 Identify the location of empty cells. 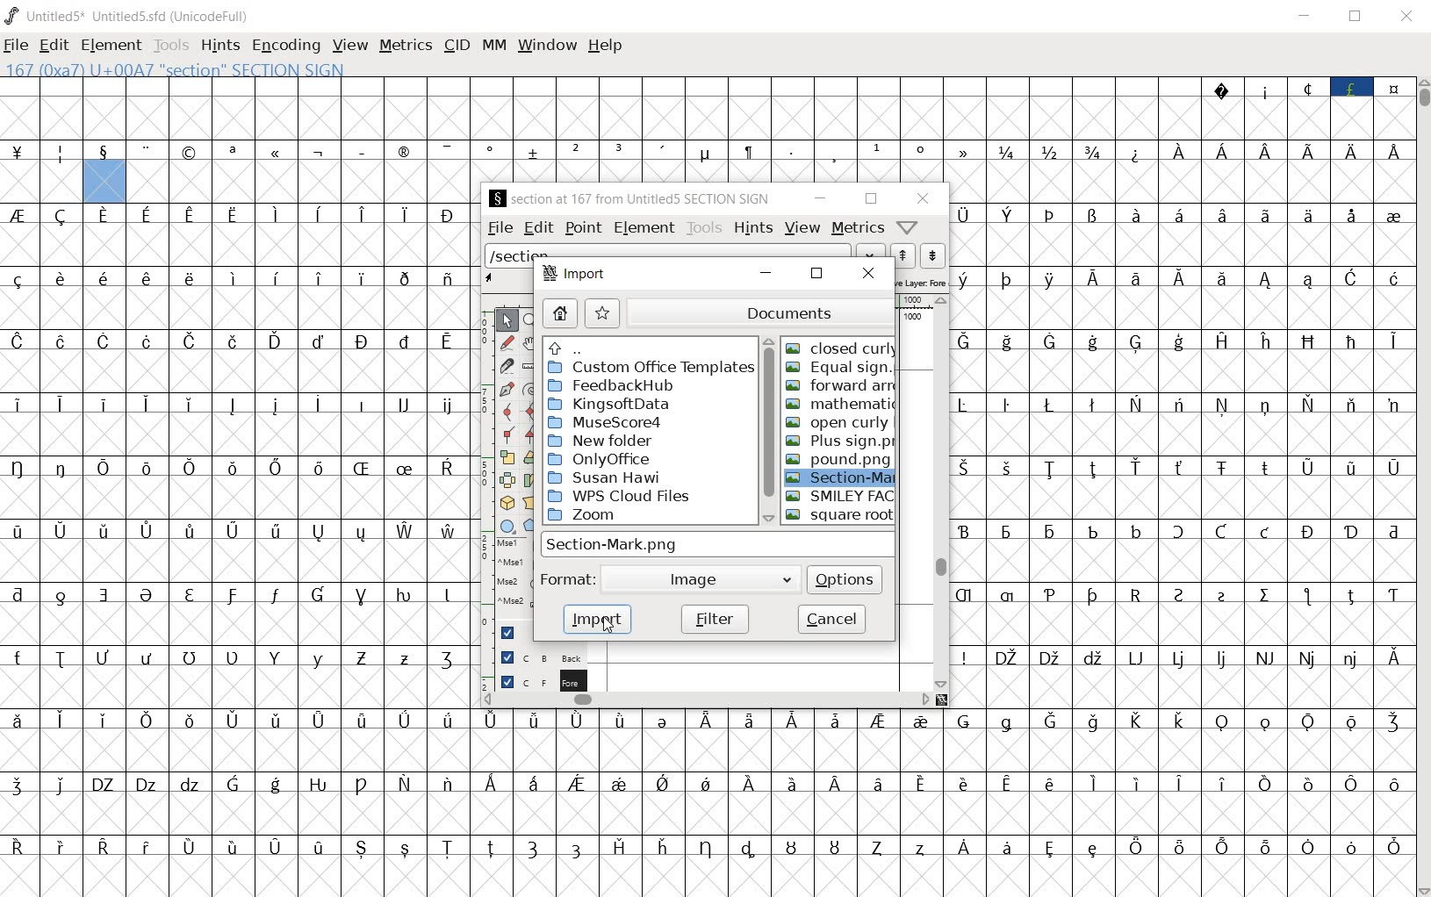
(237, 559).